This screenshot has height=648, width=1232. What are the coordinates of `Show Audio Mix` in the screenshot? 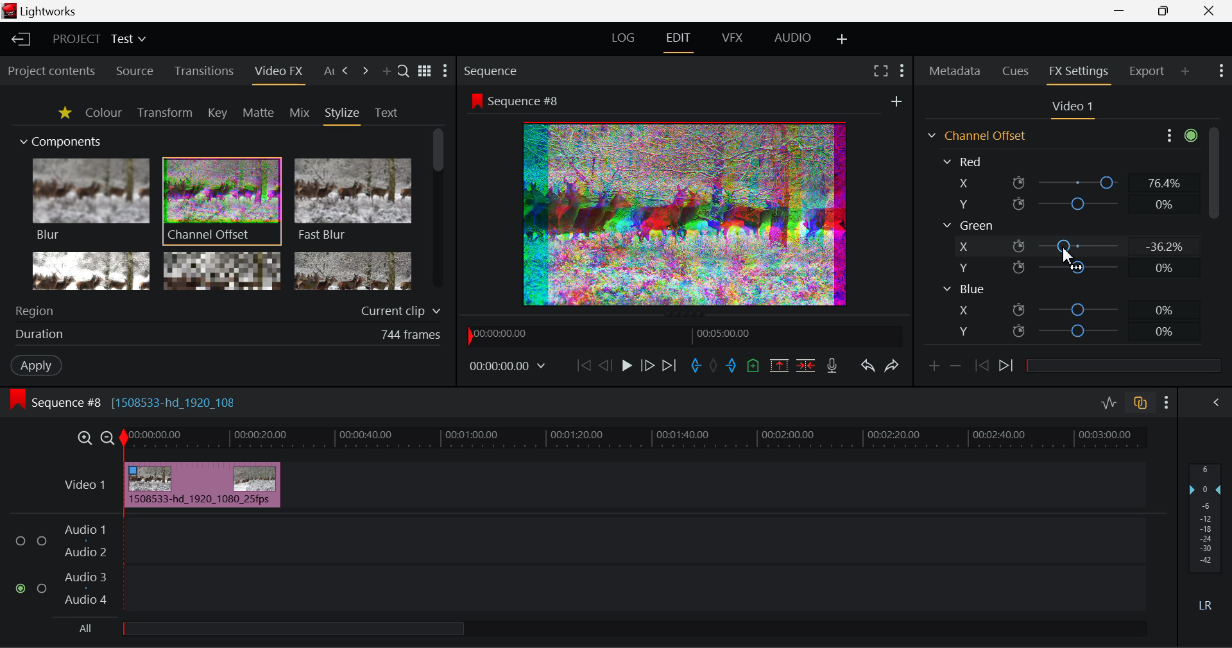 It's located at (1209, 403).